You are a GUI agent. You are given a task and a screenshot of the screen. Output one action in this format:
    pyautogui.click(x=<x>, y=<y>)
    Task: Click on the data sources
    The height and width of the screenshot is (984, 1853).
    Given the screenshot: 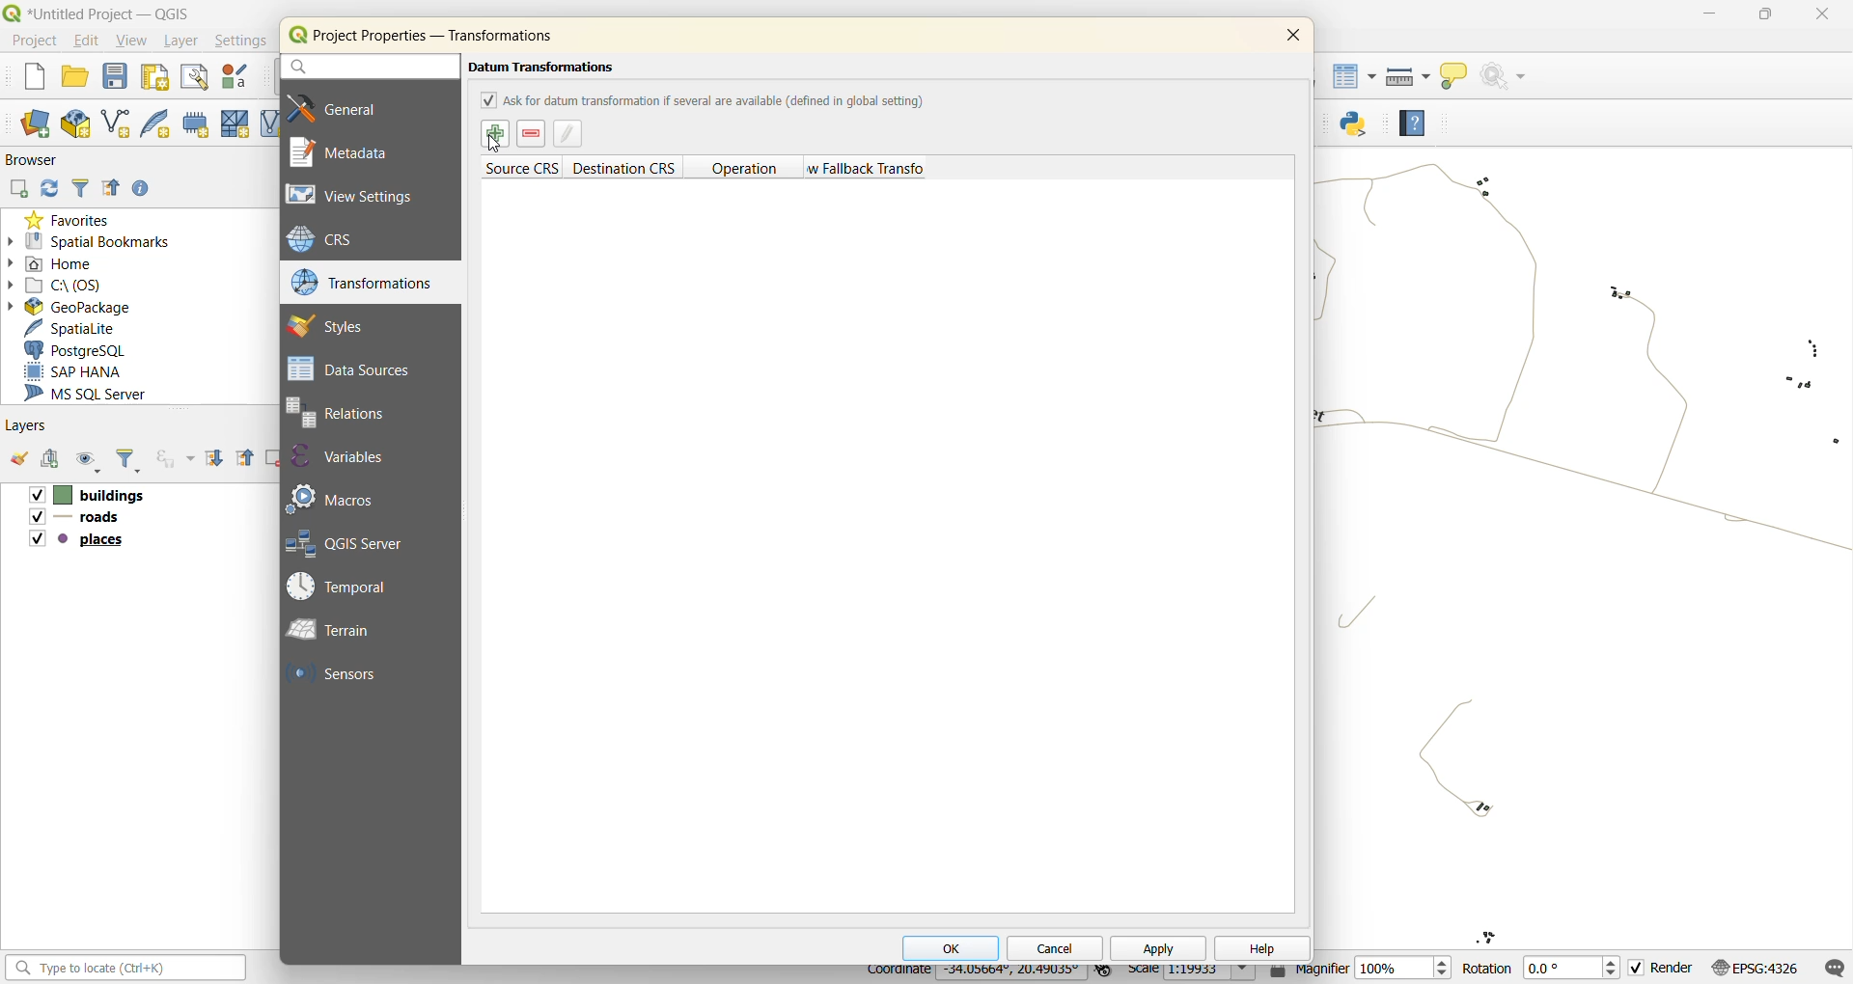 What is the action you would take?
    pyautogui.click(x=353, y=369)
    